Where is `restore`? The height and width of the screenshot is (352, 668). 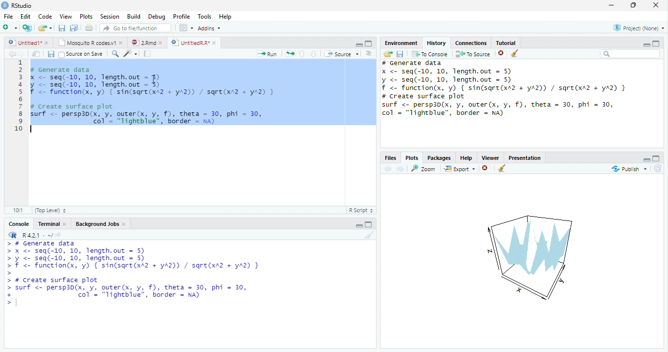 restore is located at coordinates (633, 5).